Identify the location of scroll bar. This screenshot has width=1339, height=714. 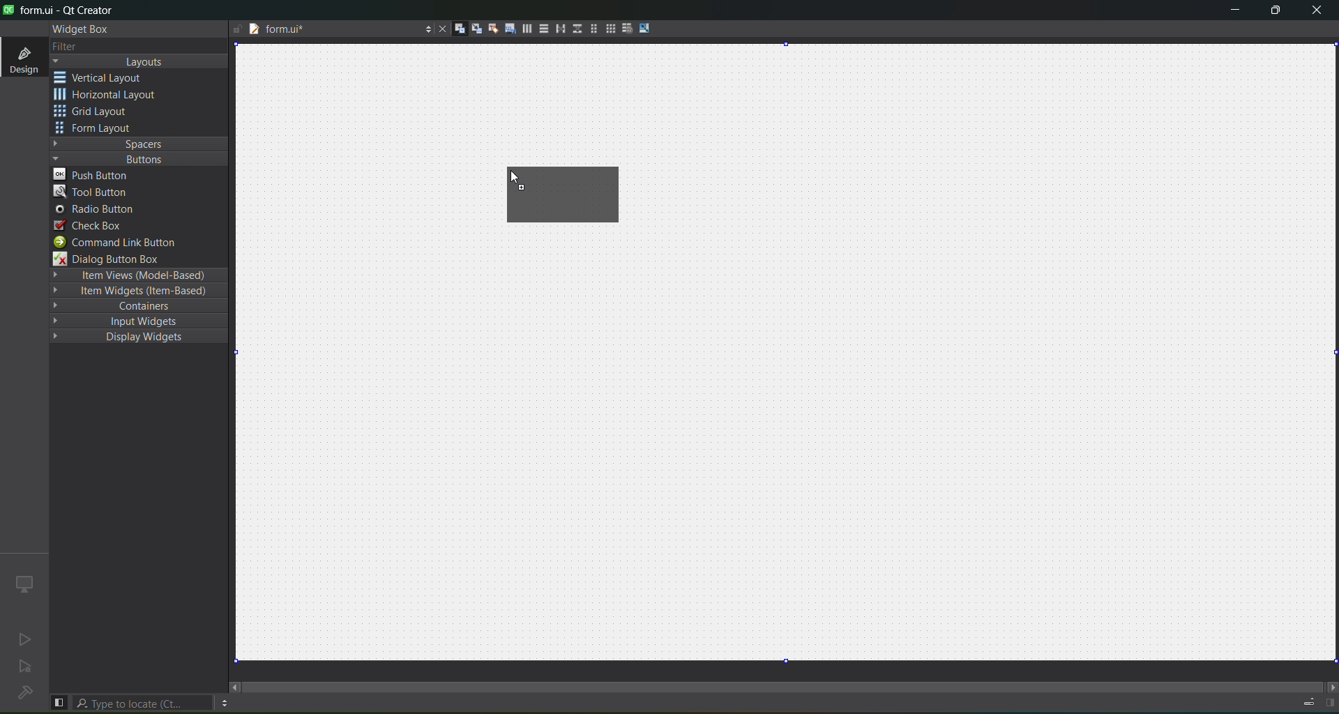
(784, 681).